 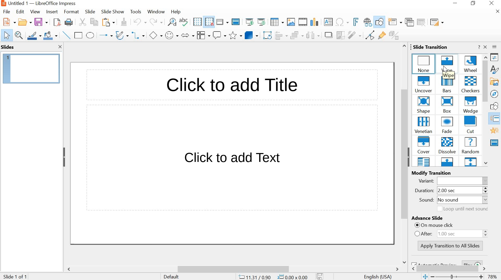 What do you see at coordinates (8, 47) in the screenshot?
I see `SLIDES` at bounding box center [8, 47].